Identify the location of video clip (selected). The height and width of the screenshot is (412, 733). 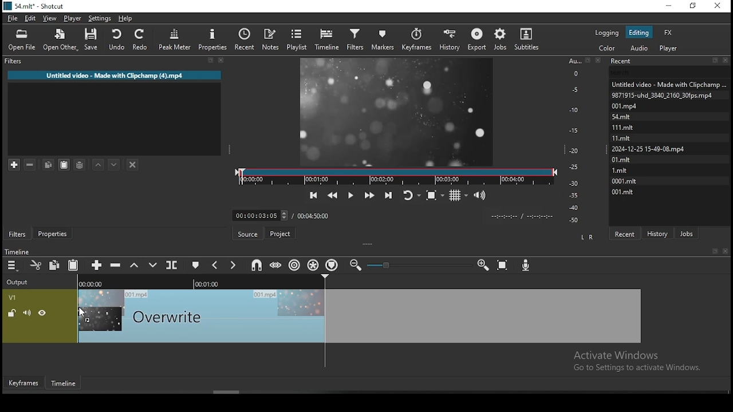
(360, 316).